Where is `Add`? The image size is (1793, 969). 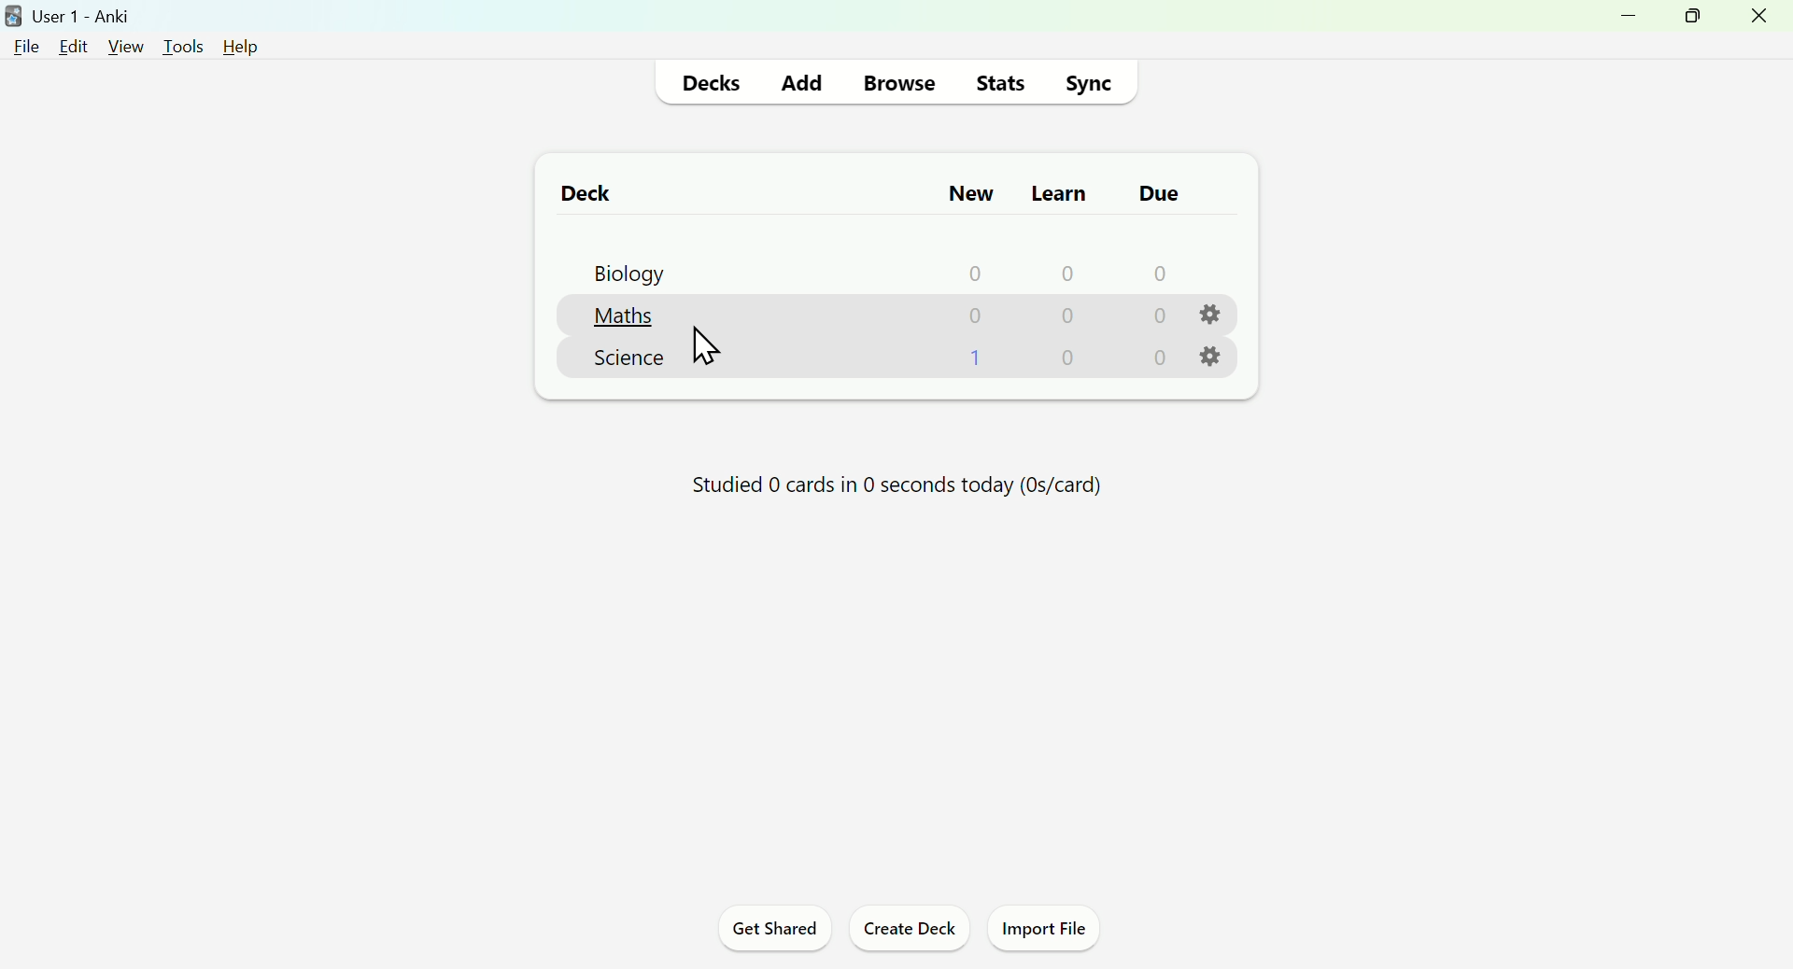 Add is located at coordinates (802, 79).